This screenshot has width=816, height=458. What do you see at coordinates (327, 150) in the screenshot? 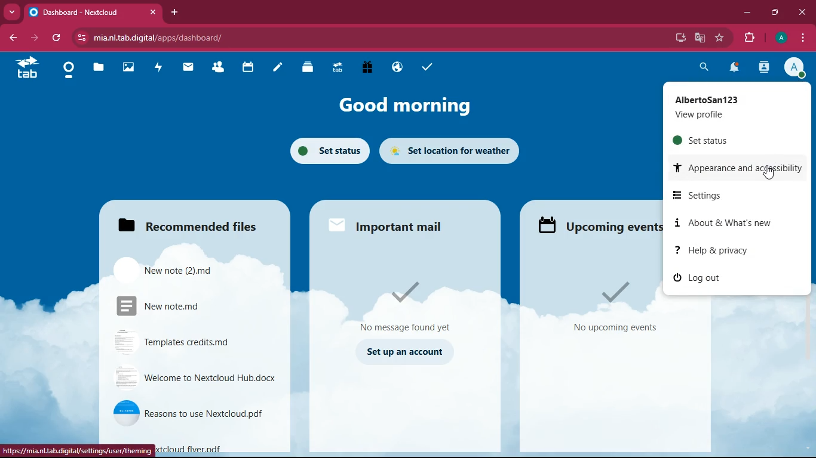
I see `set status` at bounding box center [327, 150].